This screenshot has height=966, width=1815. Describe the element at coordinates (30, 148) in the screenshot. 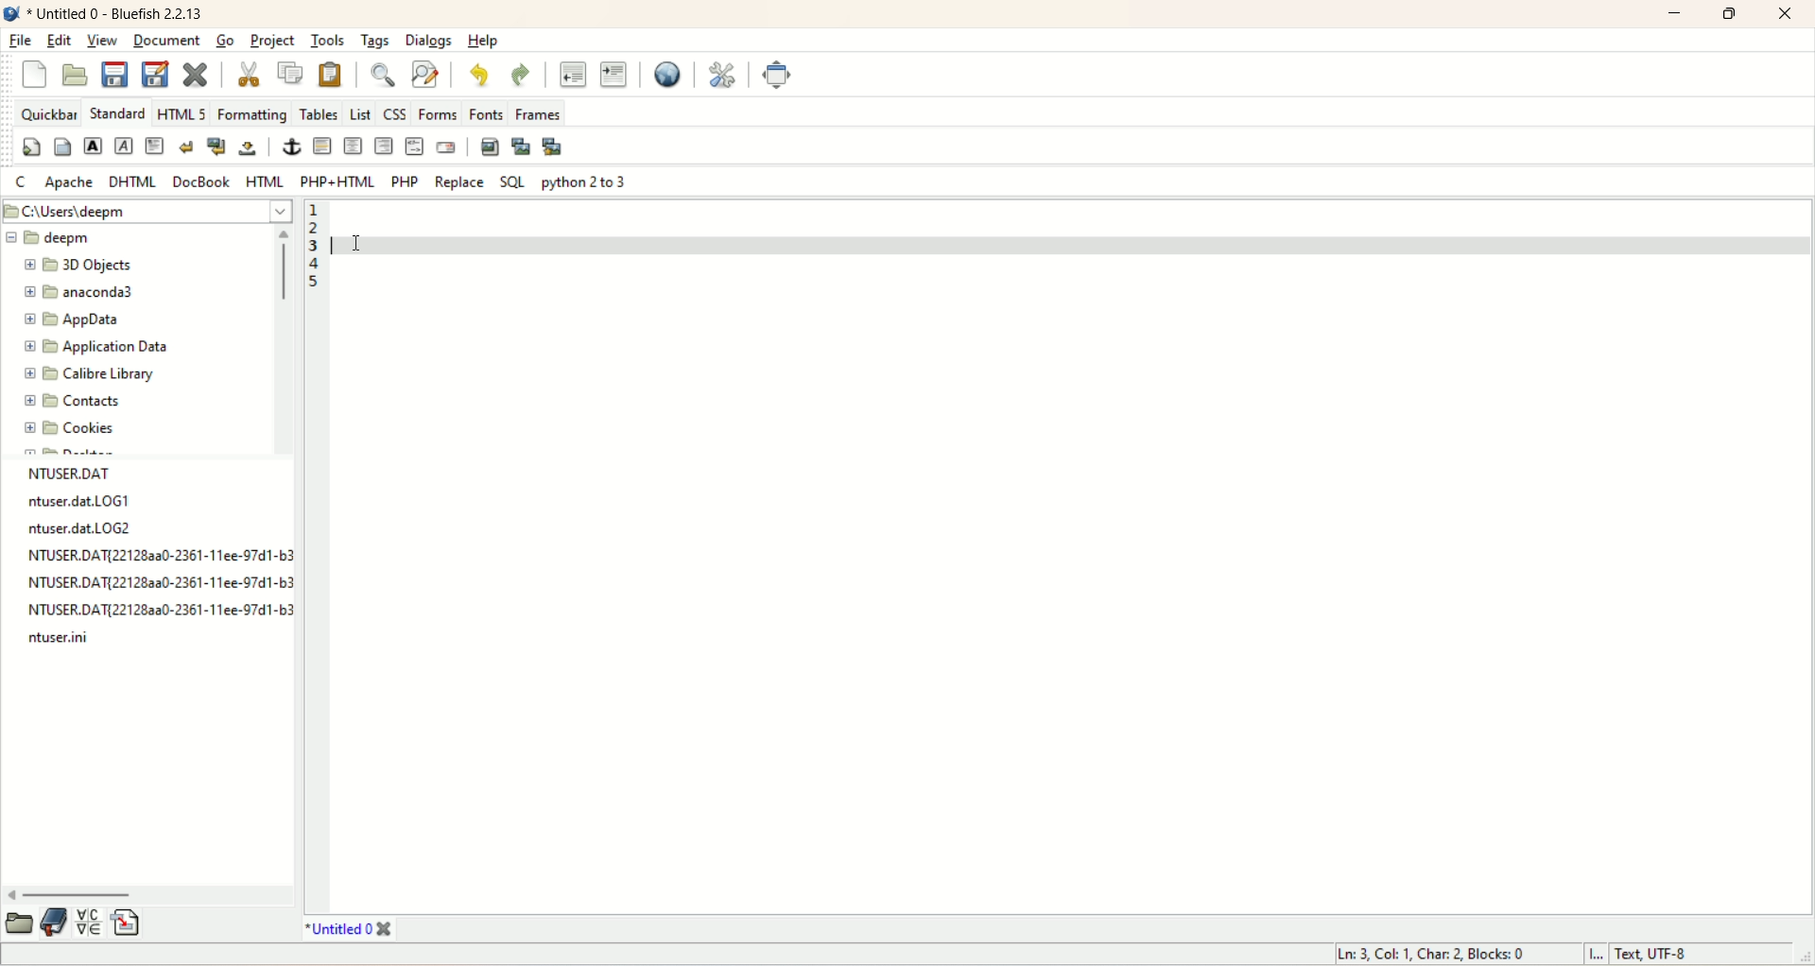

I see `quickstart` at that location.